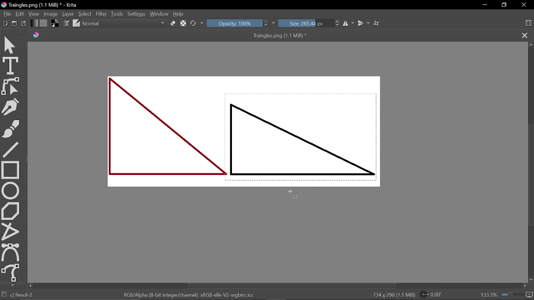 This screenshot has height=300, width=534. What do you see at coordinates (11, 127) in the screenshot?
I see `Freehand brush tool` at bounding box center [11, 127].